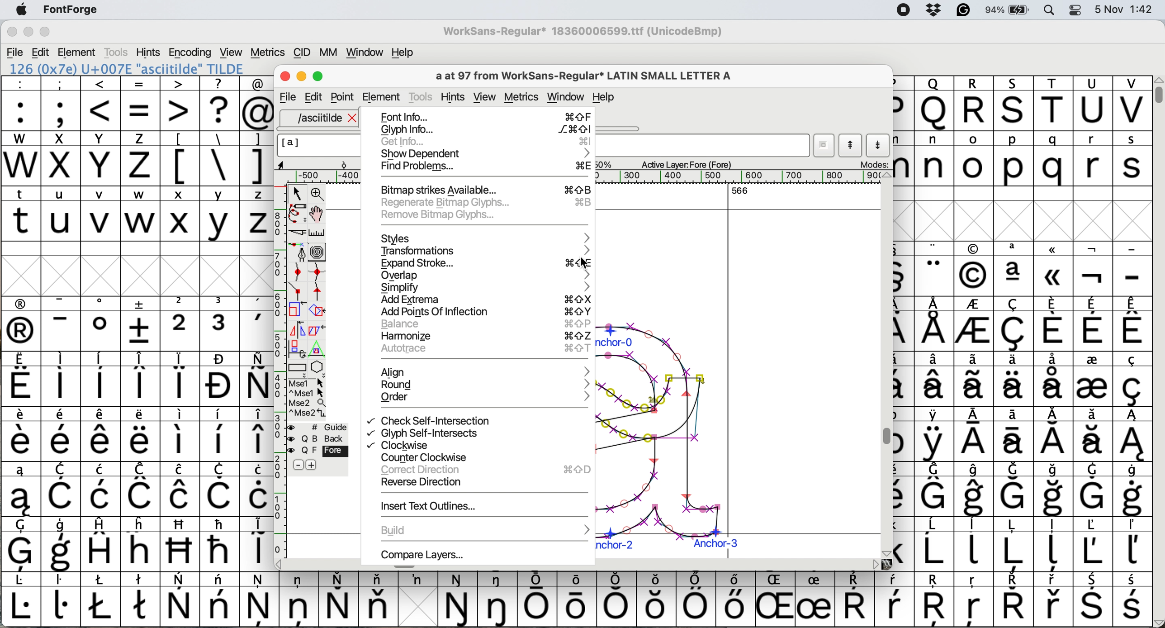 This screenshot has height=628, width=1165. Describe the element at coordinates (934, 103) in the screenshot. I see `` at that location.